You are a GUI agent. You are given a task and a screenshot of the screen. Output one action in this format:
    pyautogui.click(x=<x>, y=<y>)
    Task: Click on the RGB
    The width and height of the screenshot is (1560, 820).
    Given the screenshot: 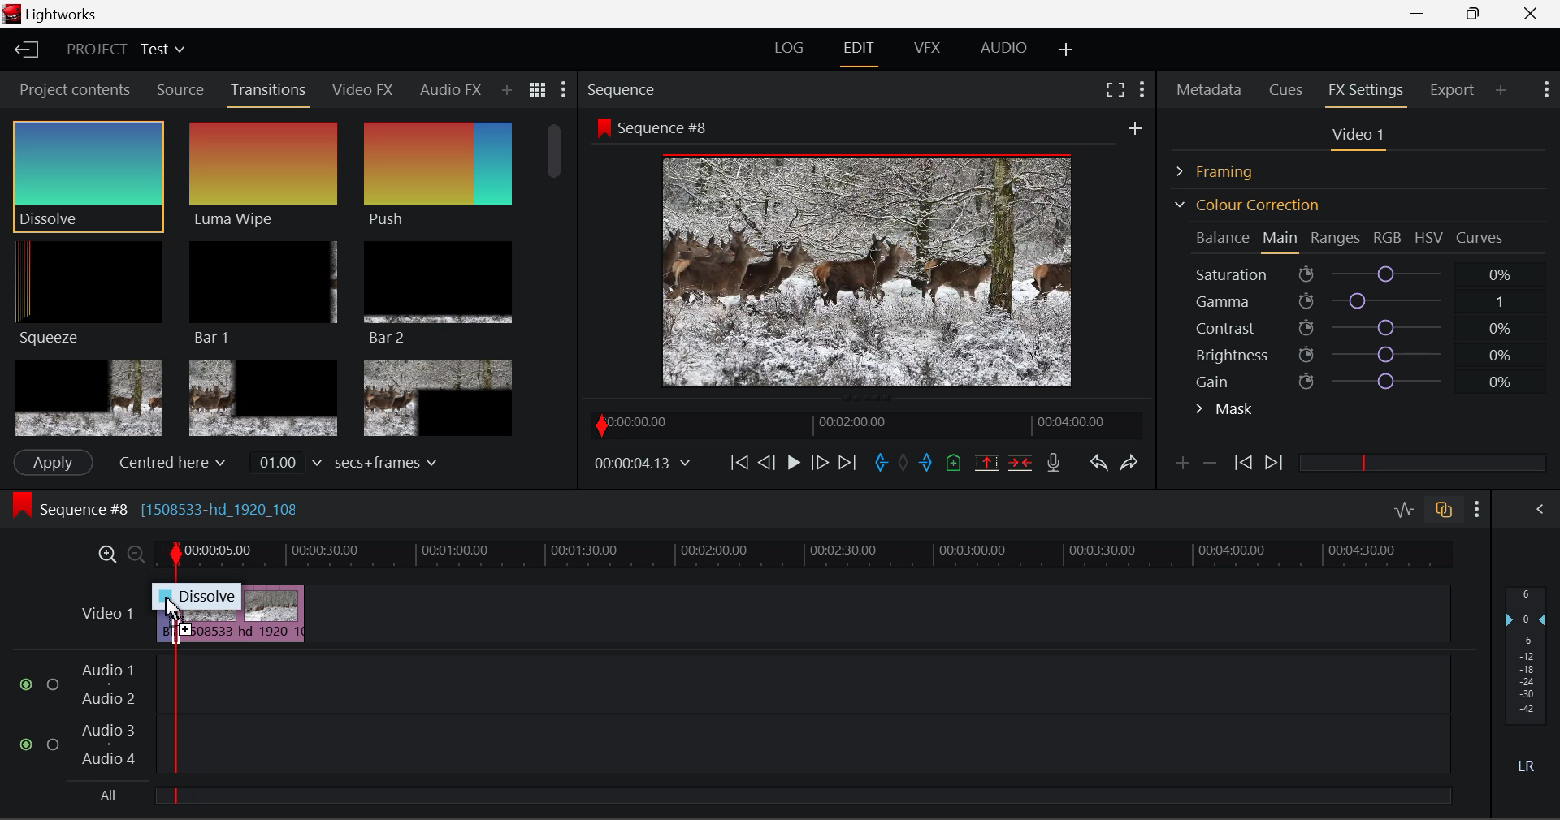 What is the action you would take?
    pyautogui.click(x=1389, y=239)
    